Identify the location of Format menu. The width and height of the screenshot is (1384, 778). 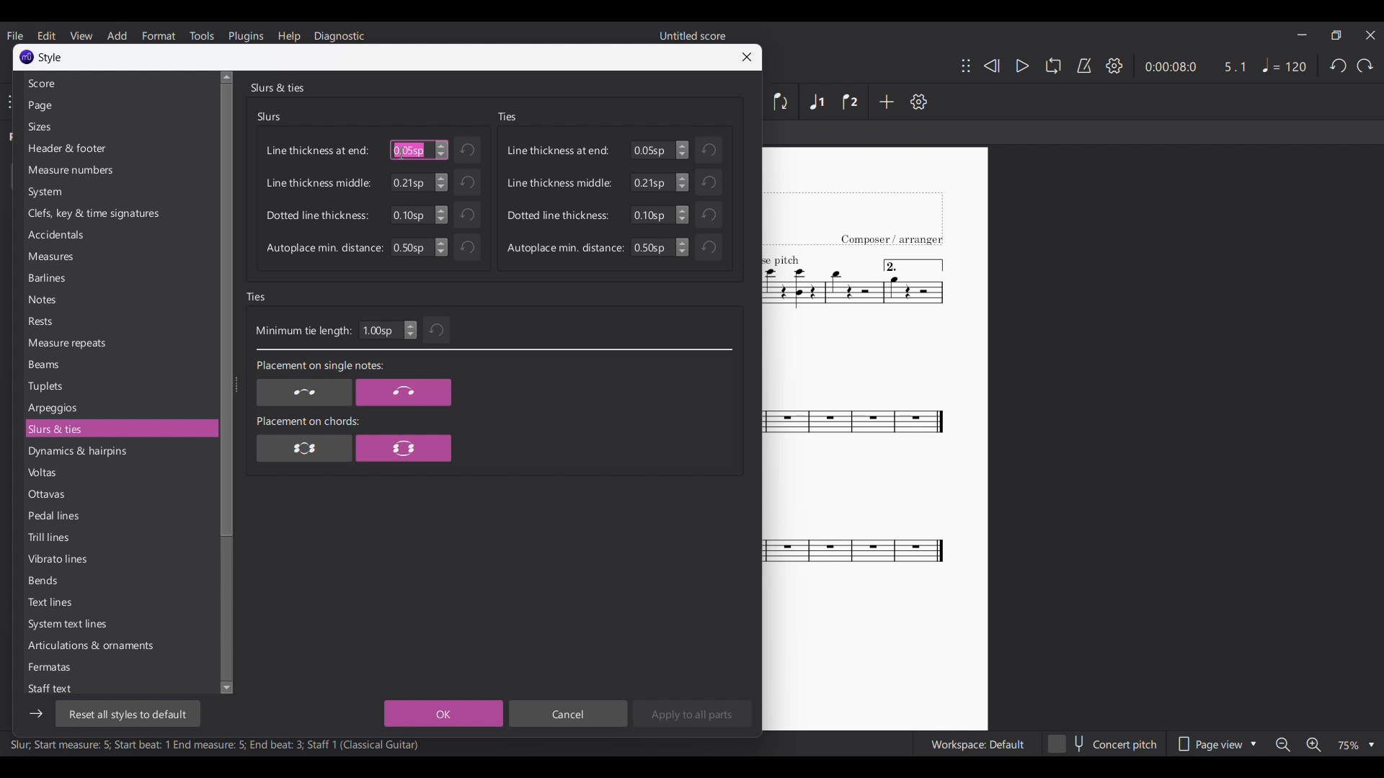
(159, 35).